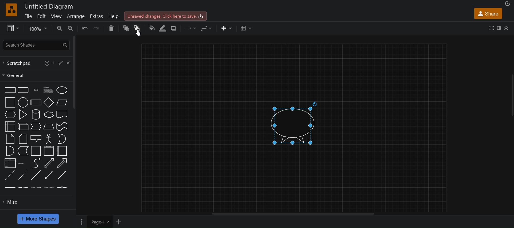 The height and width of the screenshot is (228, 514). Describe the element at coordinates (48, 126) in the screenshot. I see `trapezoid` at that location.